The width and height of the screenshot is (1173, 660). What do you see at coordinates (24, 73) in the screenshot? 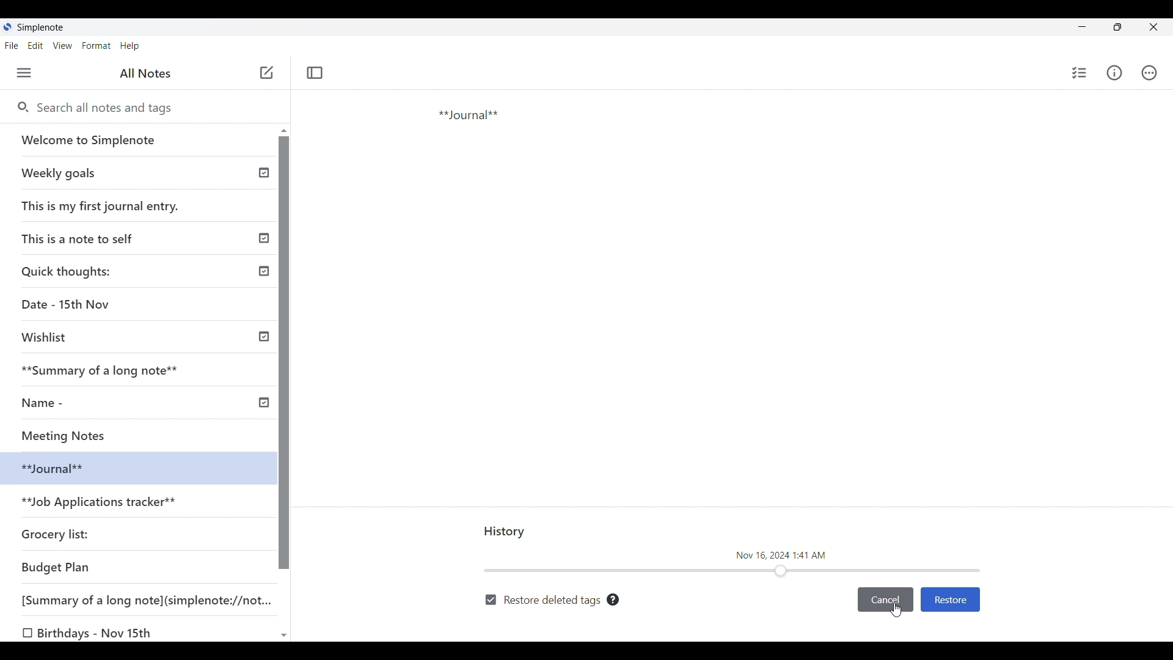
I see `Menu` at bounding box center [24, 73].